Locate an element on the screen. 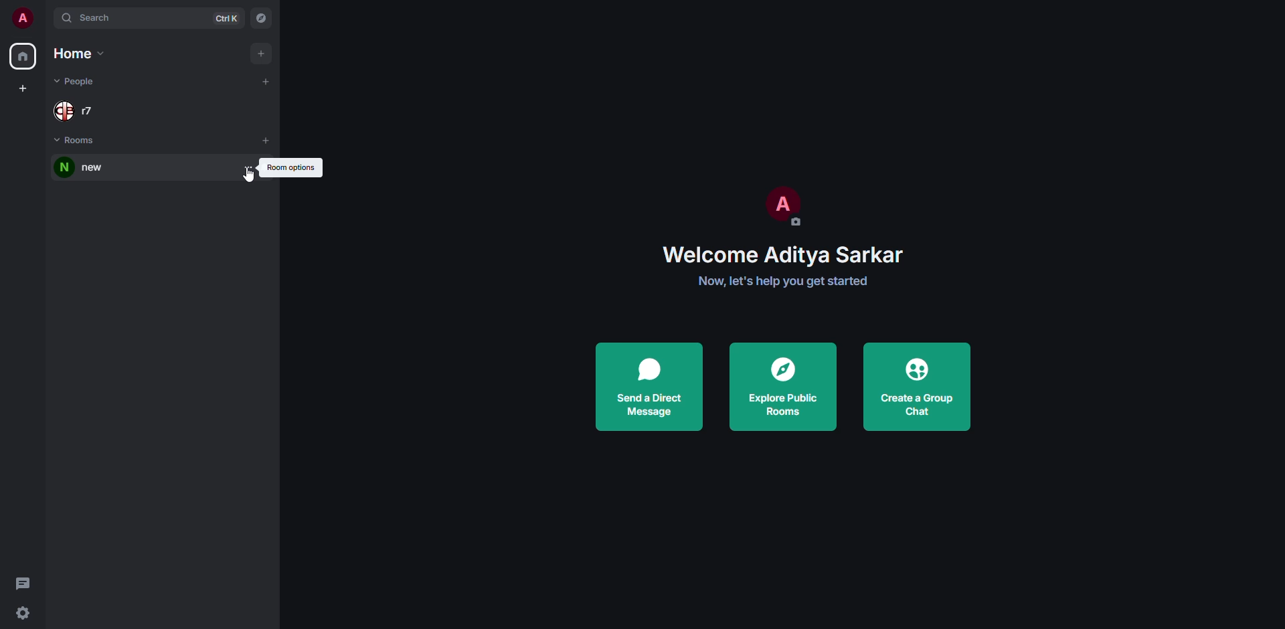 The width and height of the screenshot is (1285, 629). ctrl K is located at coordinates (226, 19).